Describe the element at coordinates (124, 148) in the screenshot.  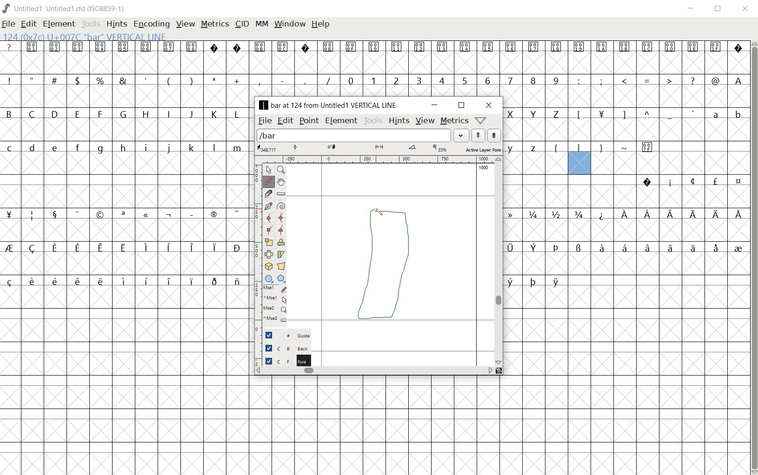
I see `letters and symbols` at that location.